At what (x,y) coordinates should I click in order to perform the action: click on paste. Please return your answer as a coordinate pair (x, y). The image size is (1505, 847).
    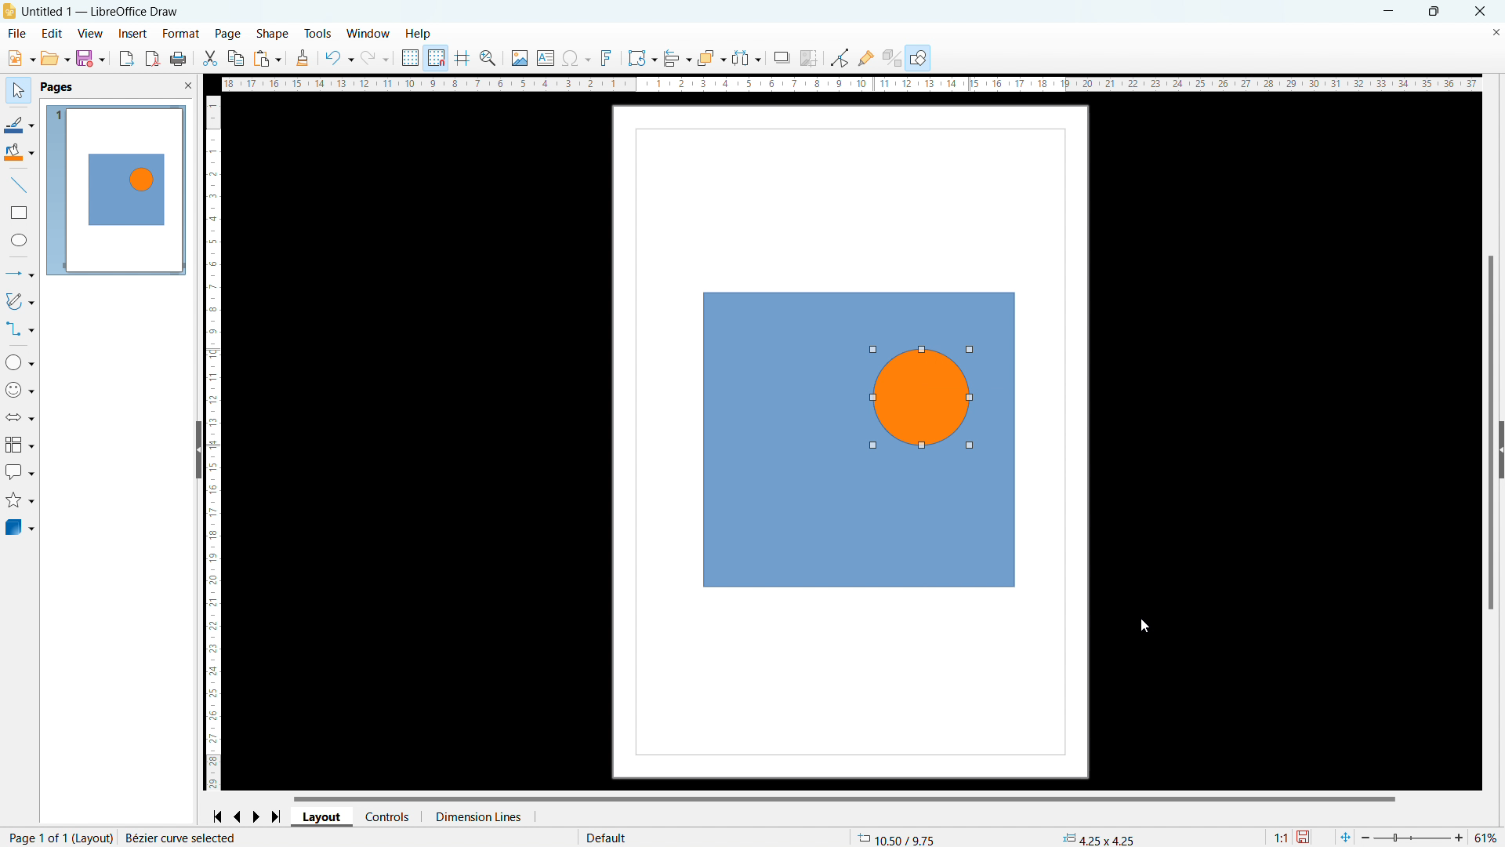
    Looking at the image, I should click on (268, 58).